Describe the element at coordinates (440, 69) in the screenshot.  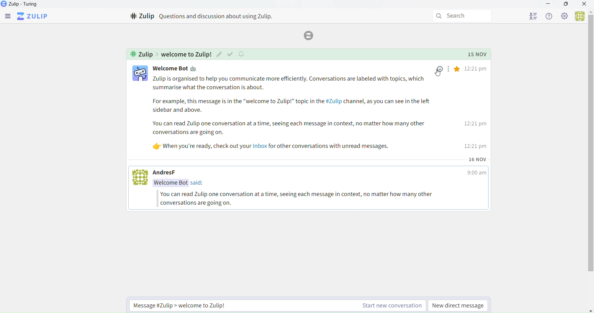
I see `emoji` at that location.